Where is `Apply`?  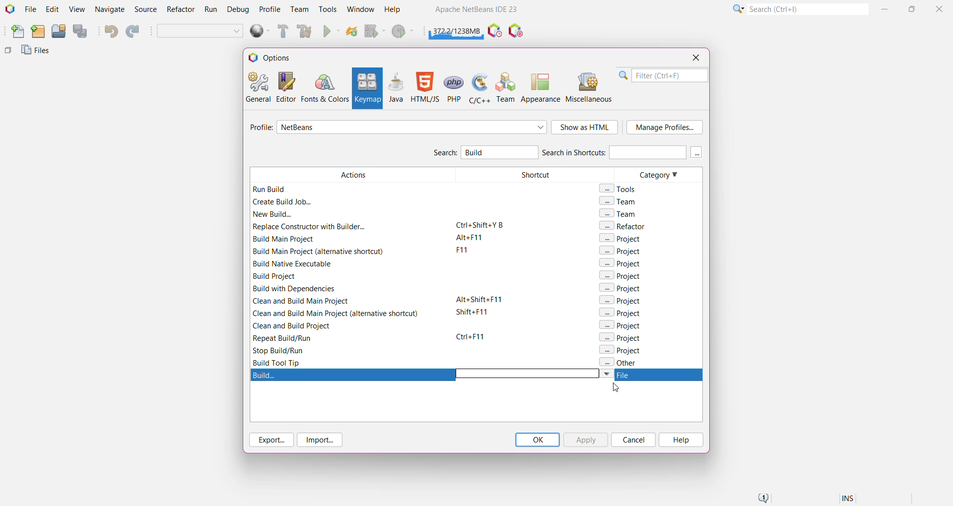 Apply is located at coordinates (585, 440).